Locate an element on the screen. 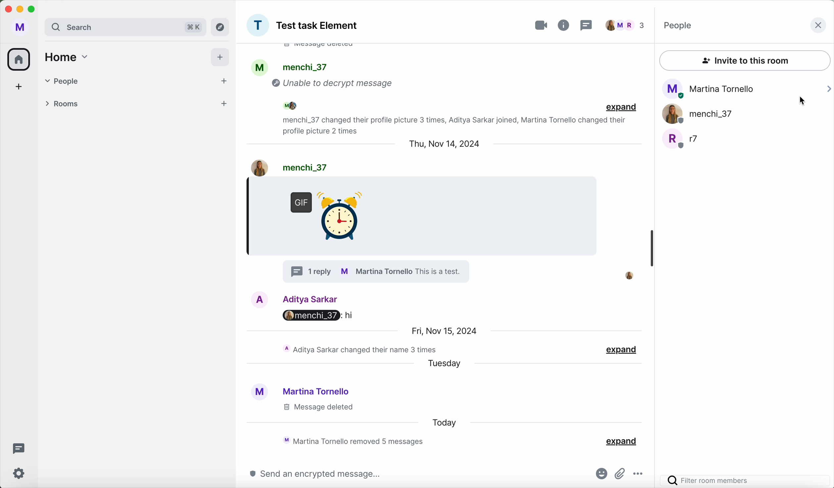 The height and width of the screenshot is (488, 834). info is located at coordinates (565, 24).